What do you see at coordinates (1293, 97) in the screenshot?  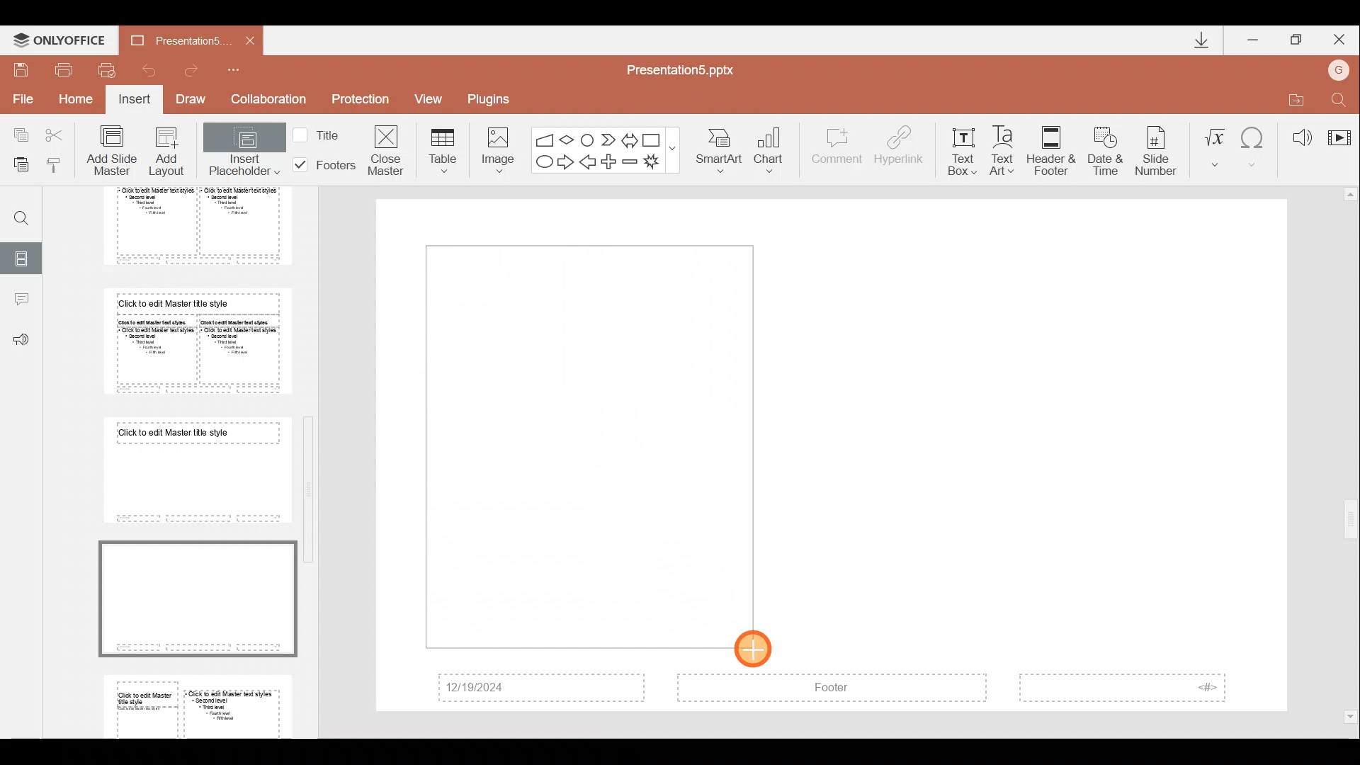 I see `Open file location` at bounding box center [1293, 97].